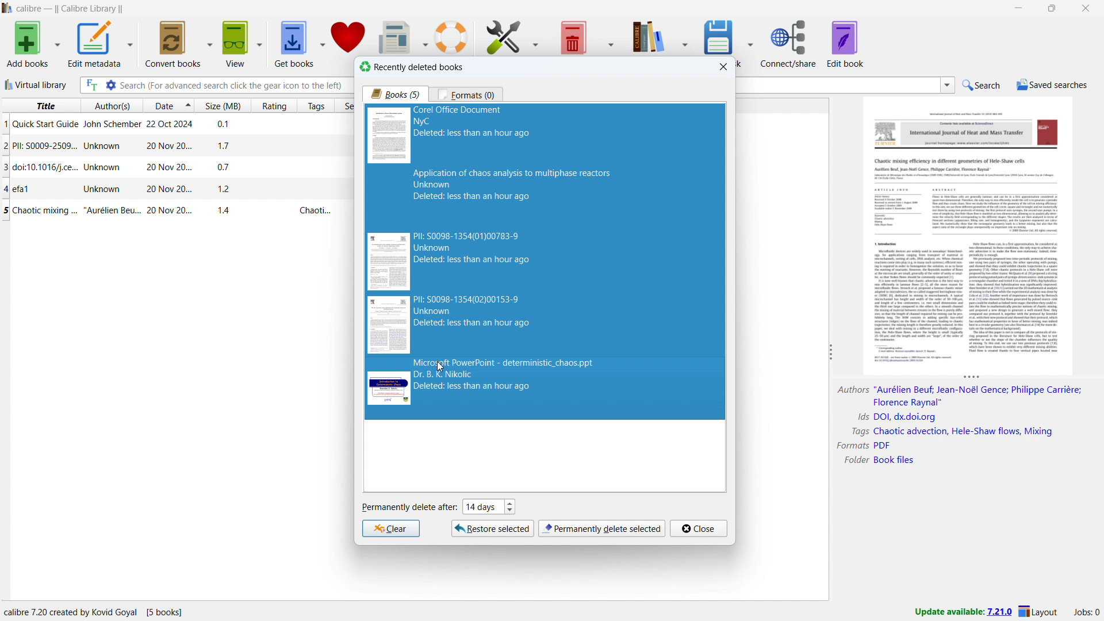  Describe the element at coordinates (1084, 8) in the screenshot. I see `close` at that location.